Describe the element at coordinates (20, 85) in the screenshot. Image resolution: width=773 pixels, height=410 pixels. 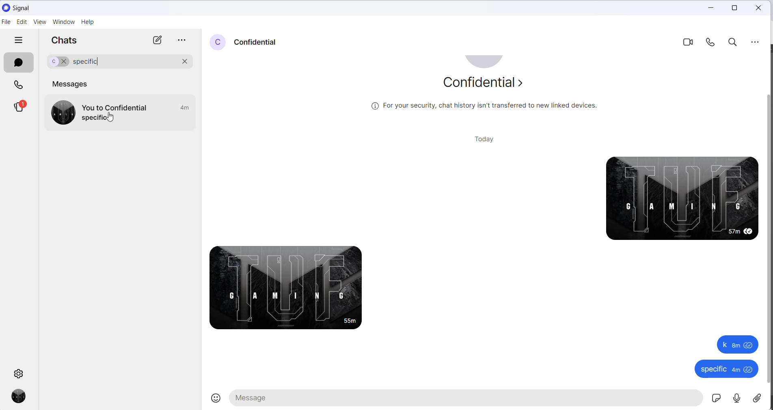
I see `calls` at that location.